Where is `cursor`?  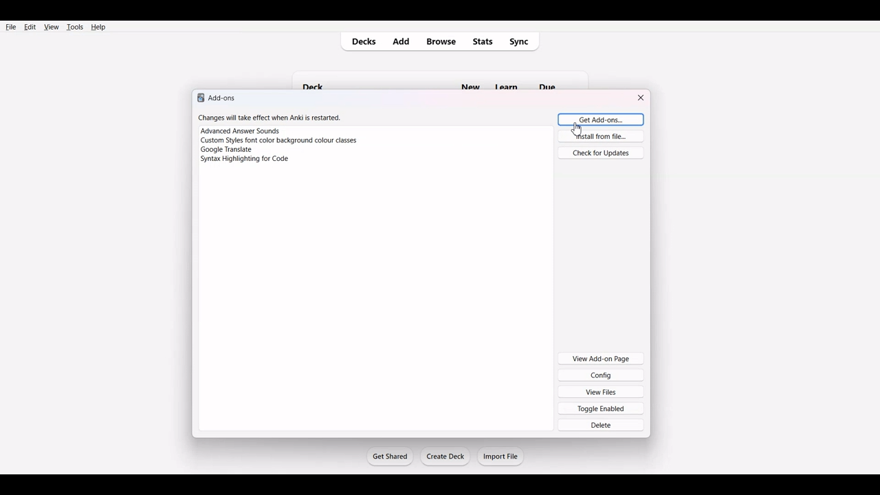
cursor is located at coordinates (579, 129).